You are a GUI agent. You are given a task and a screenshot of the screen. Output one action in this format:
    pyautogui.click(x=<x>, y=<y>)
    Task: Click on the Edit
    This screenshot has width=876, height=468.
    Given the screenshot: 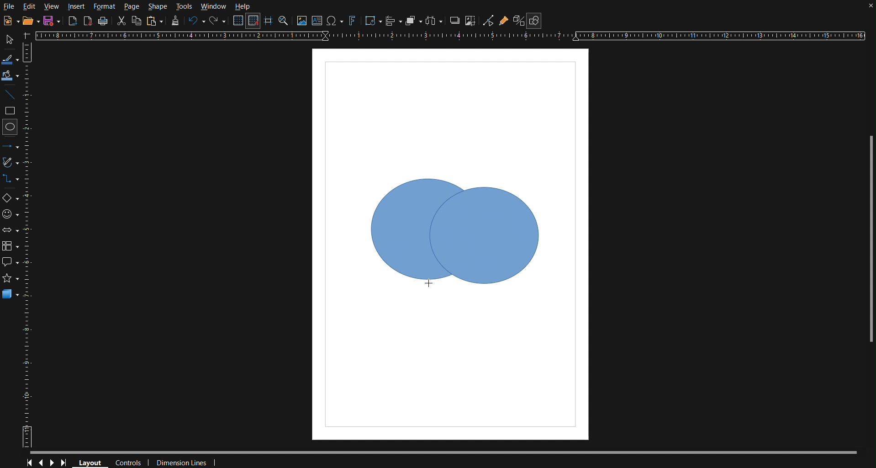 What is the action you would take?
    pyautogui.click(x=30, y=6)
    